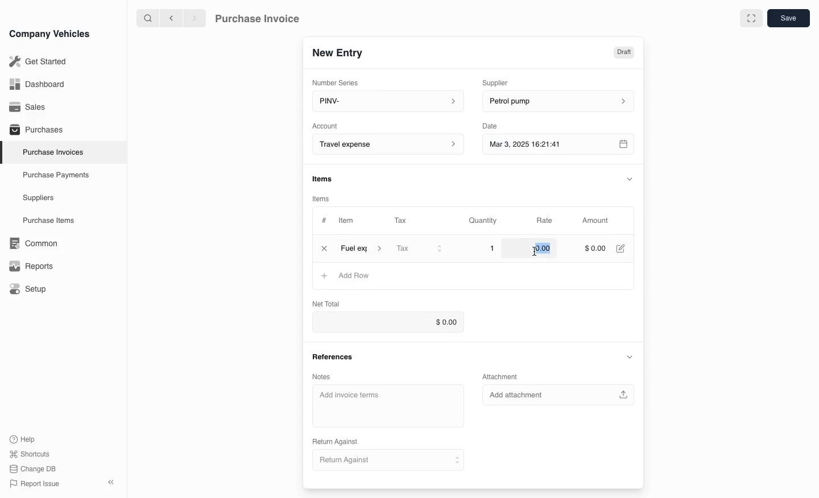 The width and height of the screenshot is (819, 498). What do you see at coordinates (788, 18) in the screenshot?
I see `save` at bounding box center [788, 18].